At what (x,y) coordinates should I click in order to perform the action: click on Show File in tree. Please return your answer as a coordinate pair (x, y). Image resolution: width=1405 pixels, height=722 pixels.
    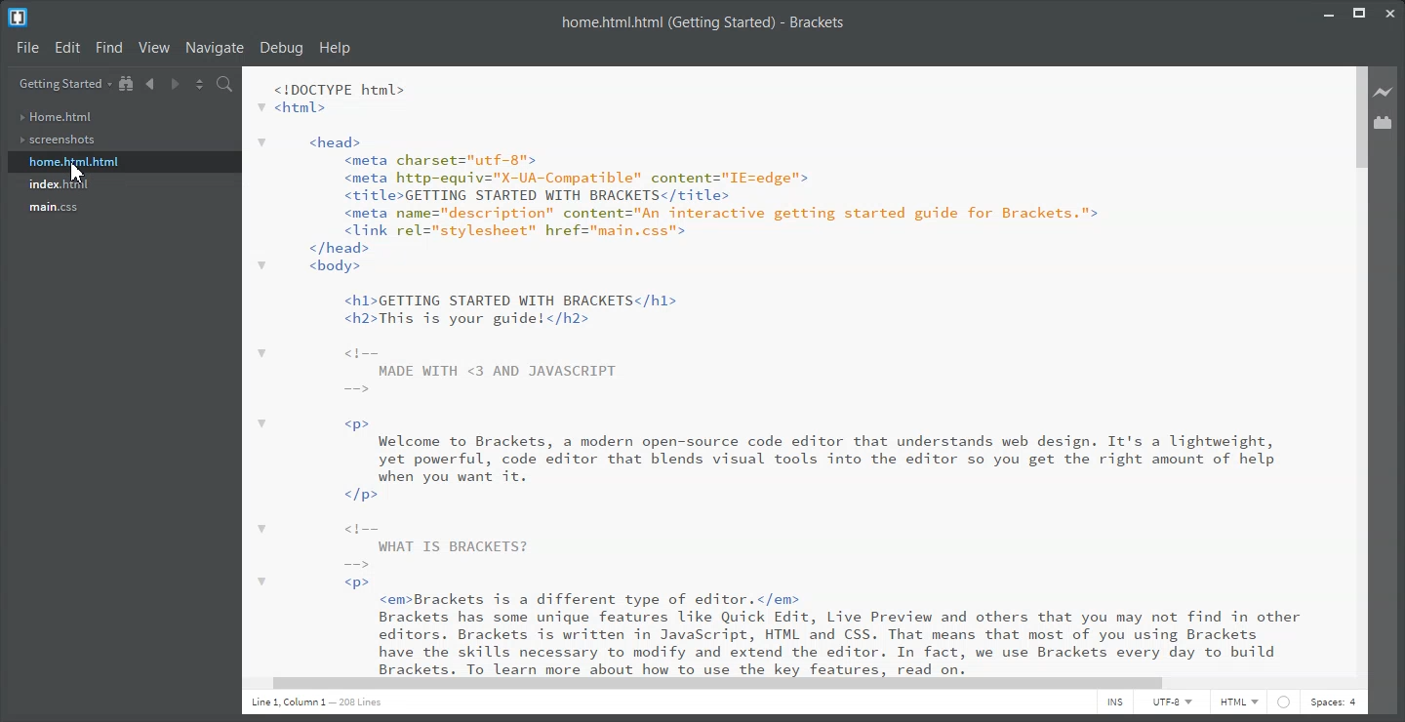
    Looking at the image, I should click on (127, 84).